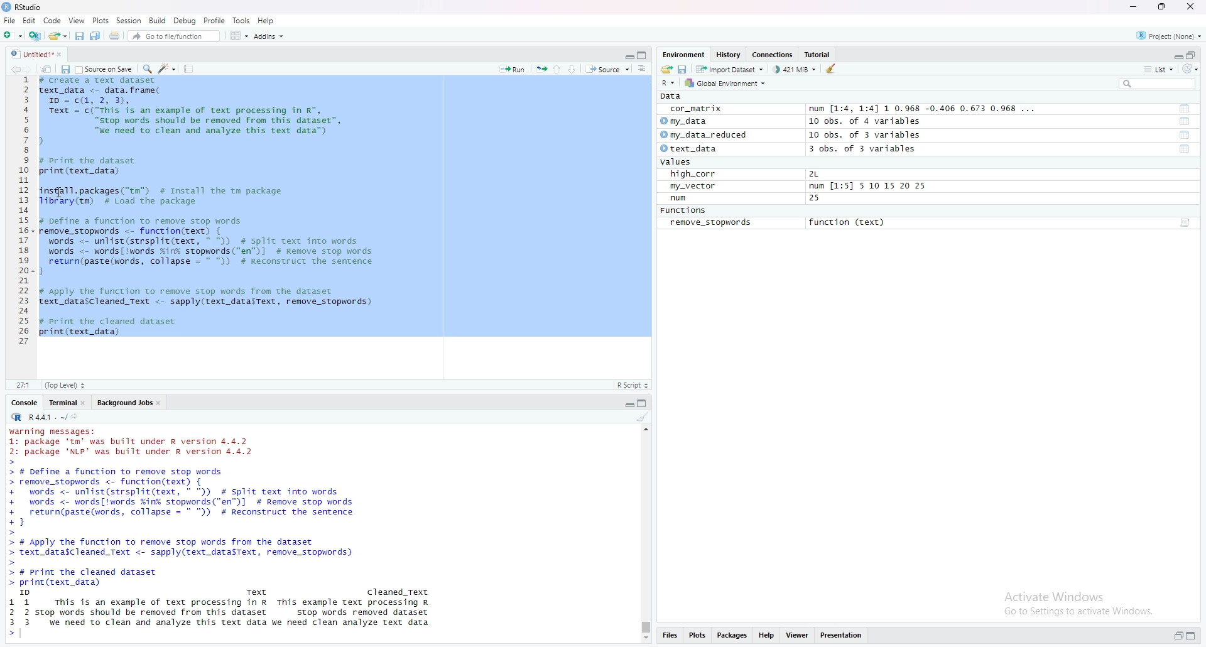 The height and width of the screenshot is (647, 1206). Describe the element at coordinates (643, 69) in the screenshot. I see `show document online` at that location.